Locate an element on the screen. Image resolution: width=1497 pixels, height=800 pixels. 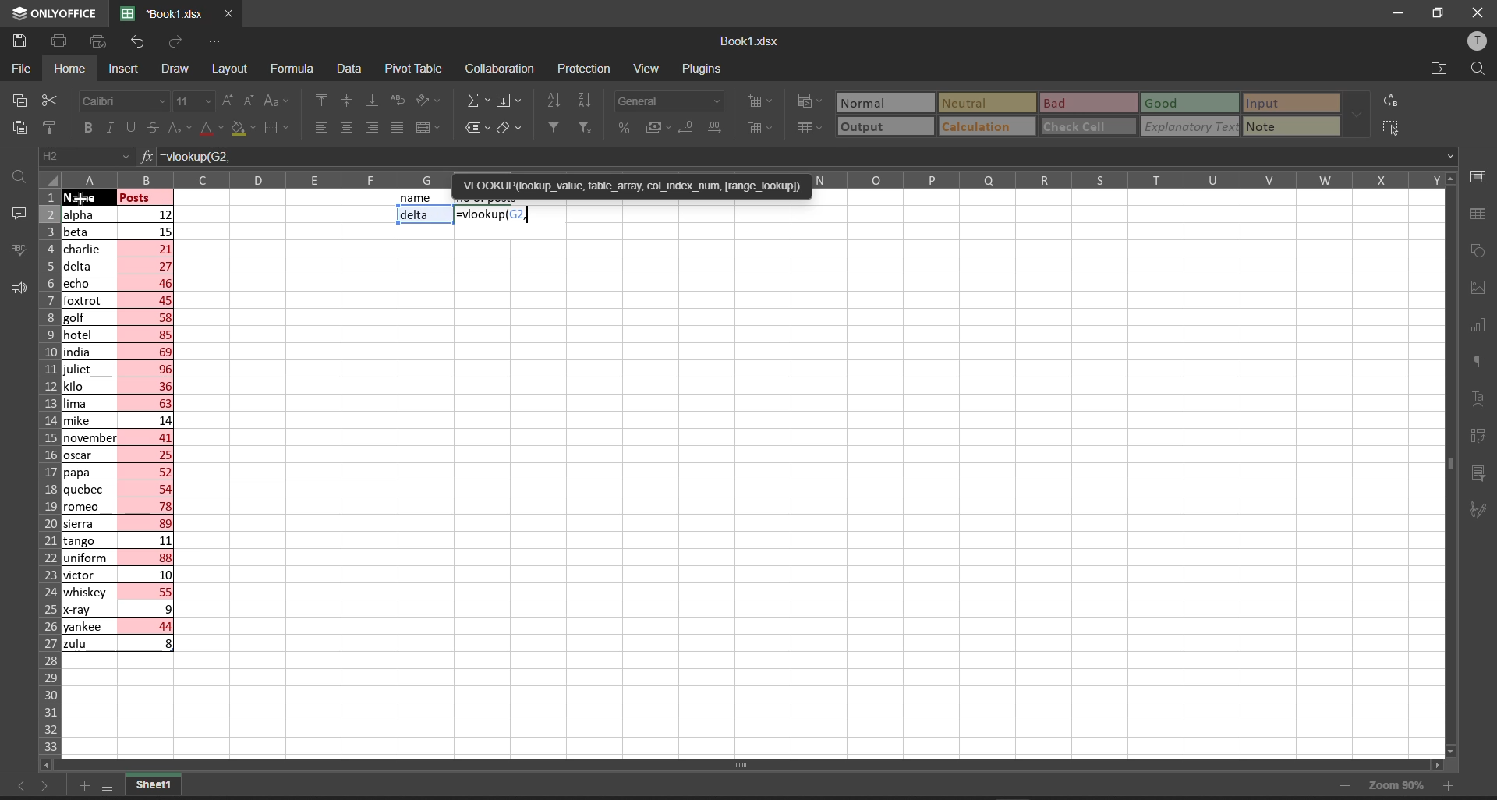
note is located at coordinates (1272, 125).